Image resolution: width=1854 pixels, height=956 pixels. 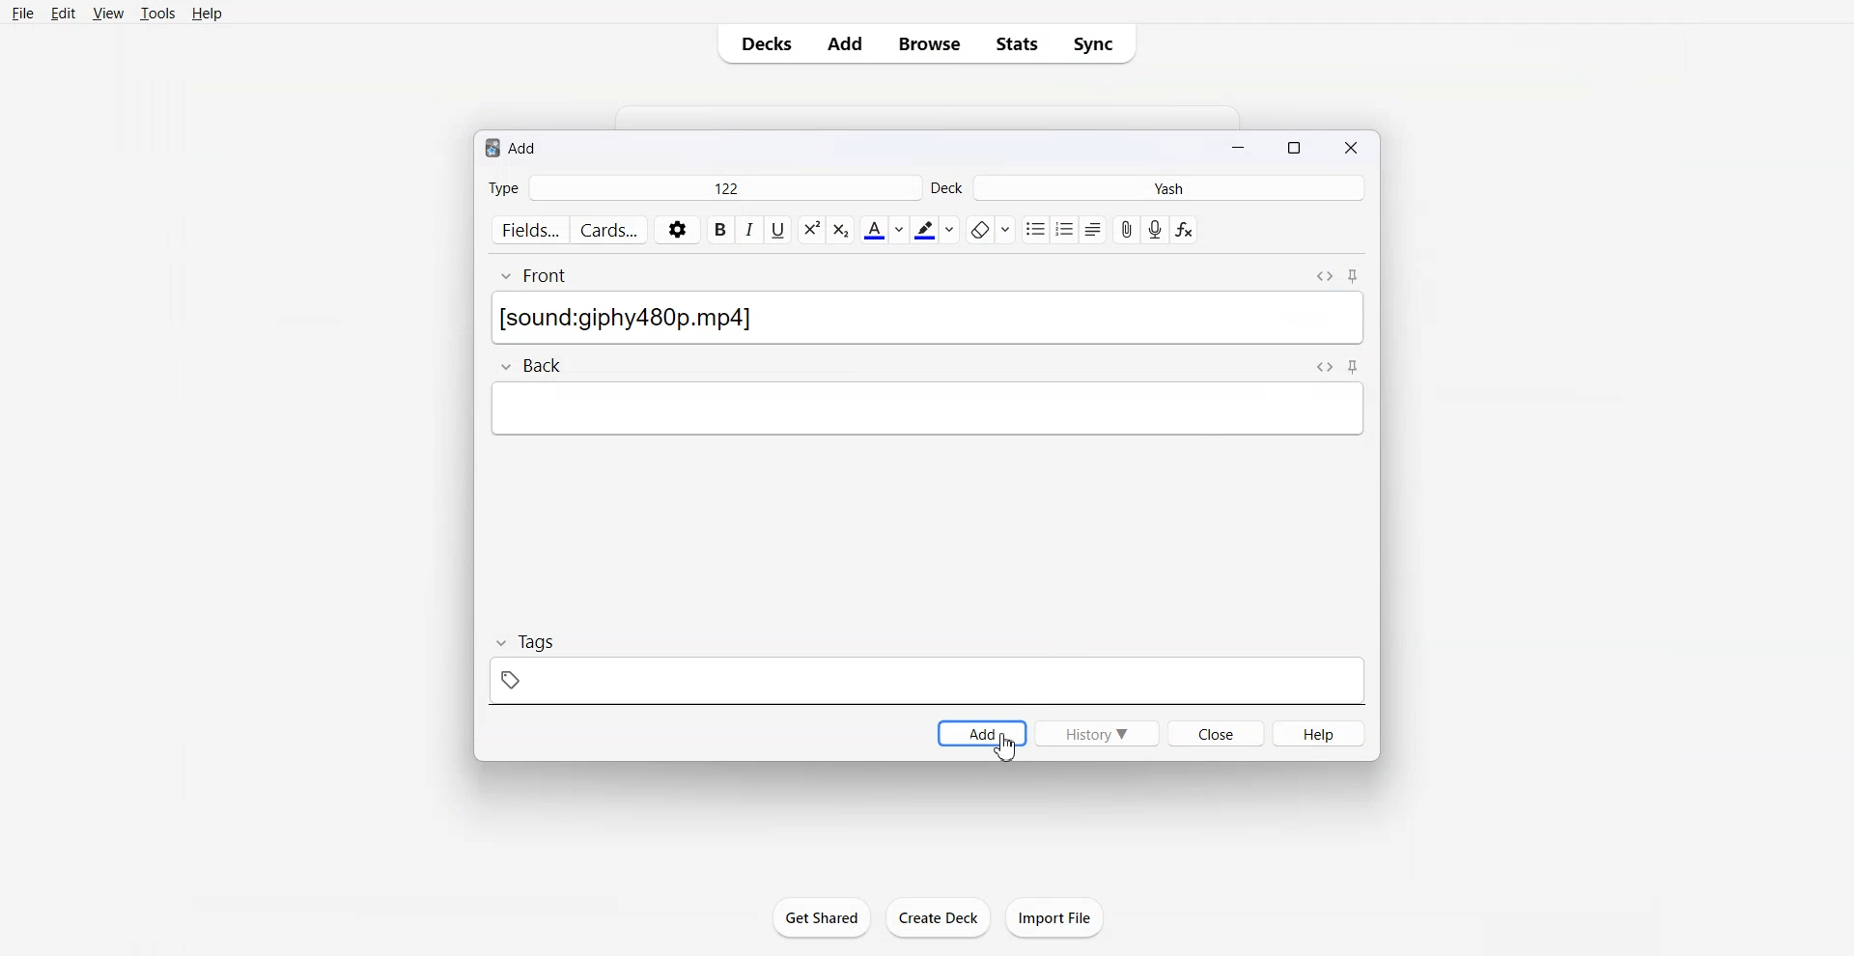 What do you see at coordinates (1019, 43) in the screenshot?
I see `Stats` at bounding box center [1019, 43].